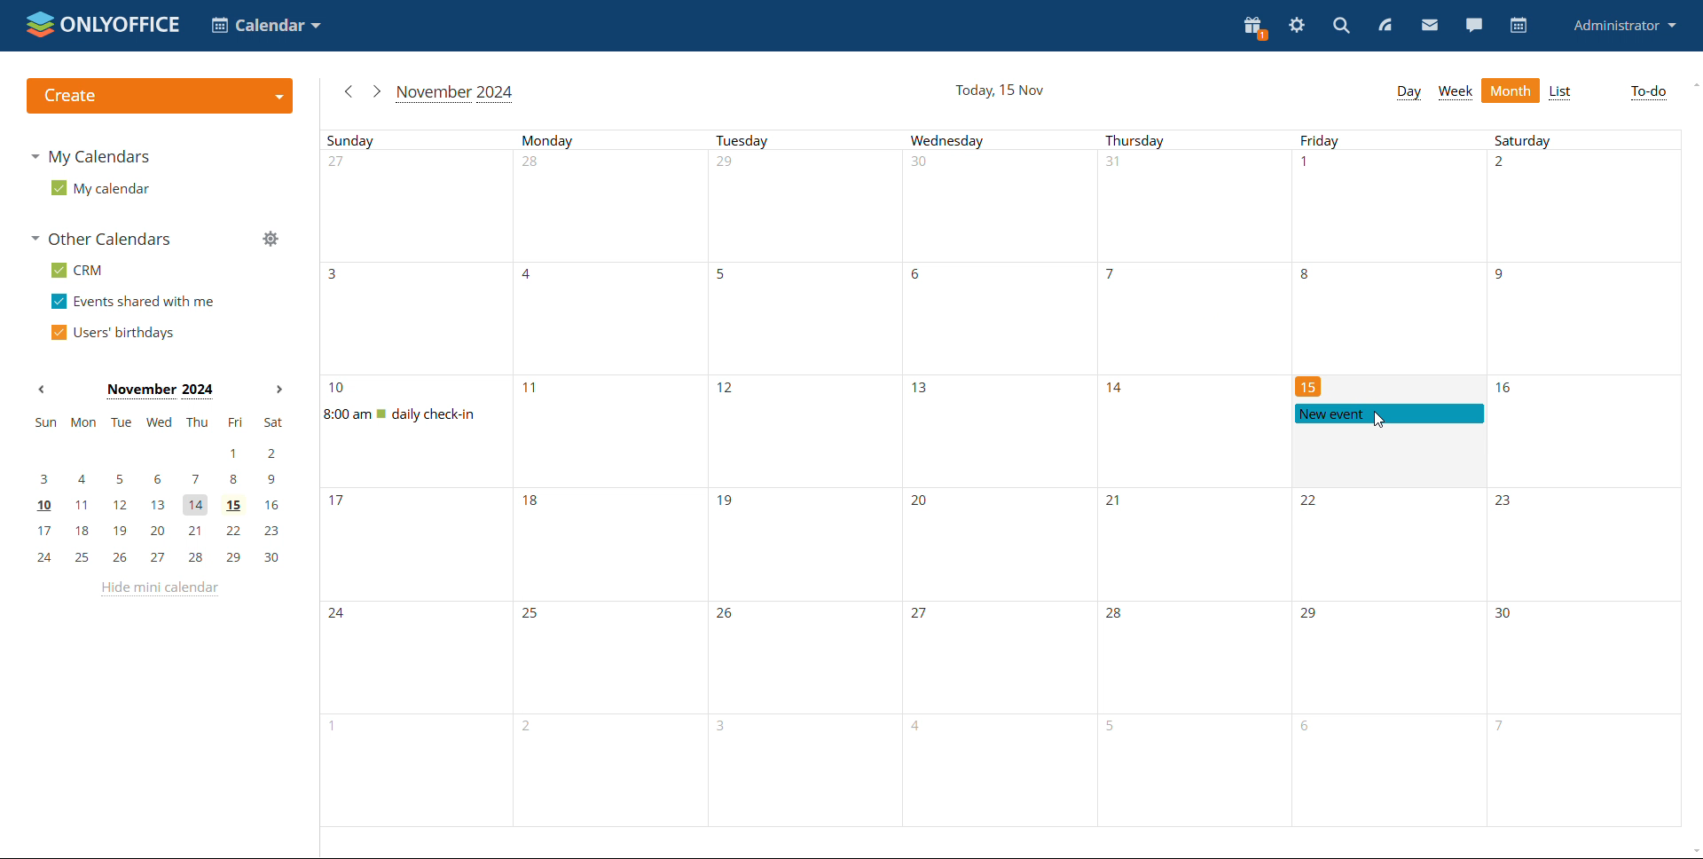 This screenshot has height=859, width=1703. What do you see at coordinates (105, 240) in the screenshot?
I see `other calendars` at bounding box center [105, 240].